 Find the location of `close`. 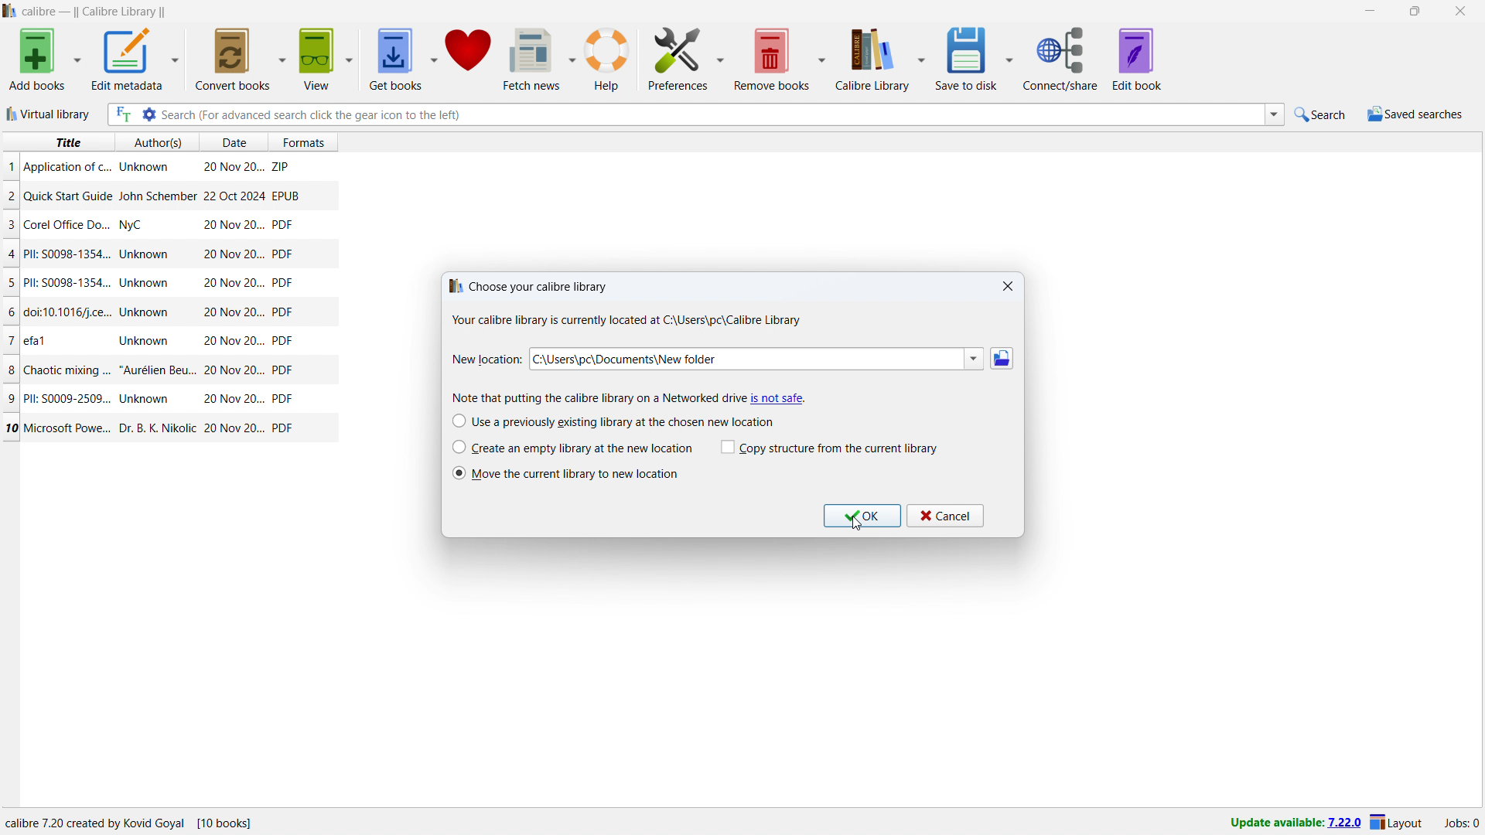

close is located at coordinates (1009, 287).